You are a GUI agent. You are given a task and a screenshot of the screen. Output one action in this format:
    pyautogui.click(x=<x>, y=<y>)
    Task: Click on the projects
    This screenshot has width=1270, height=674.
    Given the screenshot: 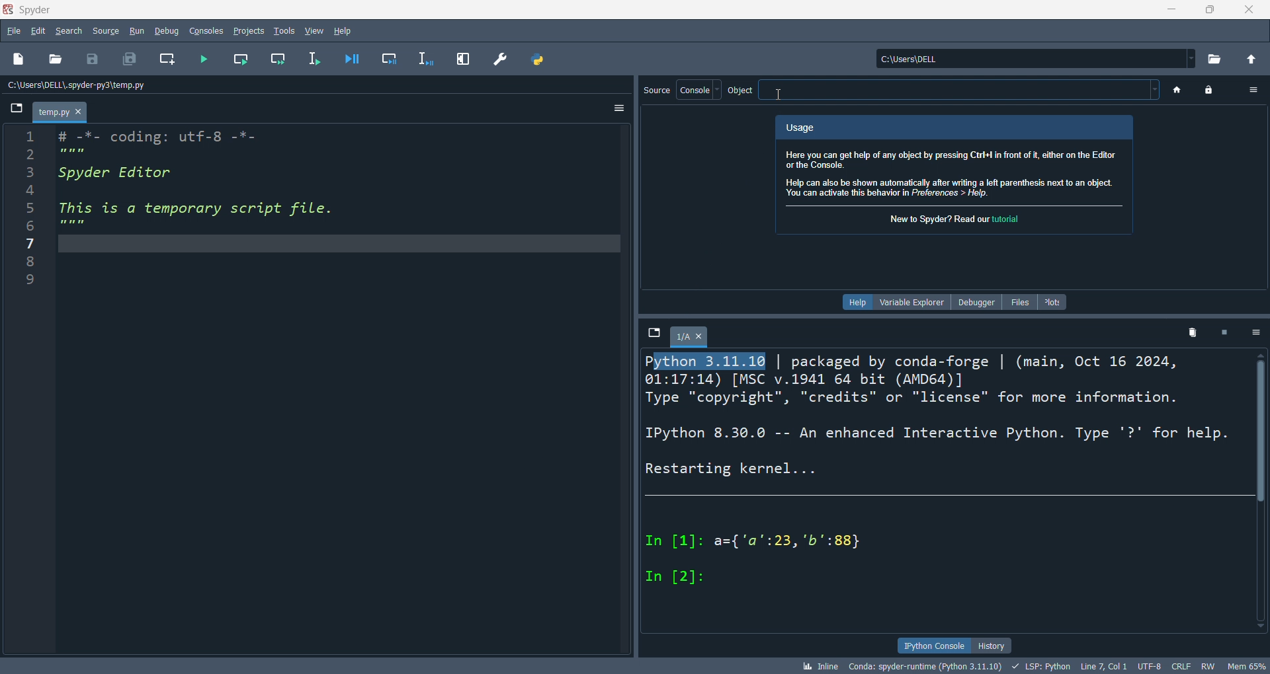 What is the action you would take?
    pyautogui.click(x=245, y=28)
    